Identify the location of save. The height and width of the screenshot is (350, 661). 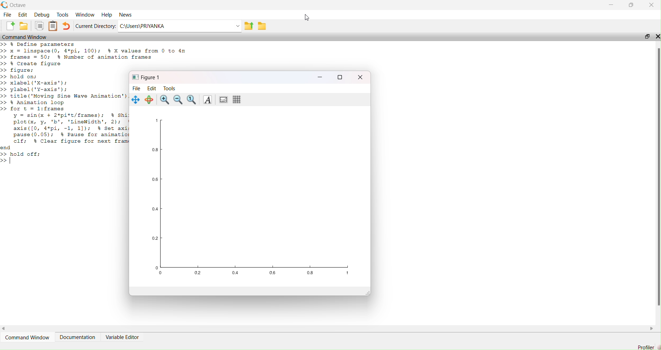
(24, 26).